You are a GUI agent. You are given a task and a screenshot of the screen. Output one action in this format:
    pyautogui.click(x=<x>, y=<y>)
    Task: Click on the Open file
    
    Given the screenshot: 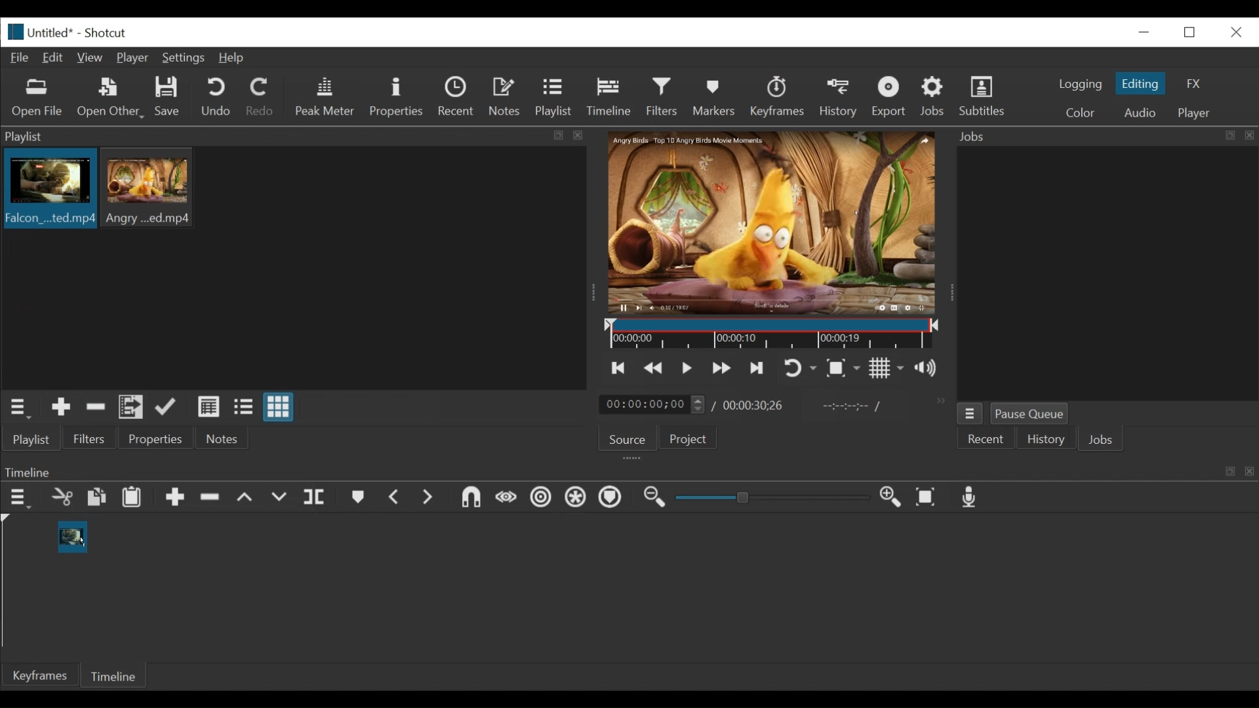 What is the action you would take?
    pyautogui.click(x=37, y=98)
    